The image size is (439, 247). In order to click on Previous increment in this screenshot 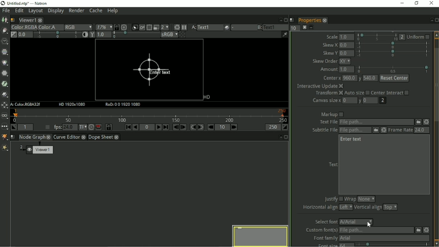, I will do `click(211, 127)`.